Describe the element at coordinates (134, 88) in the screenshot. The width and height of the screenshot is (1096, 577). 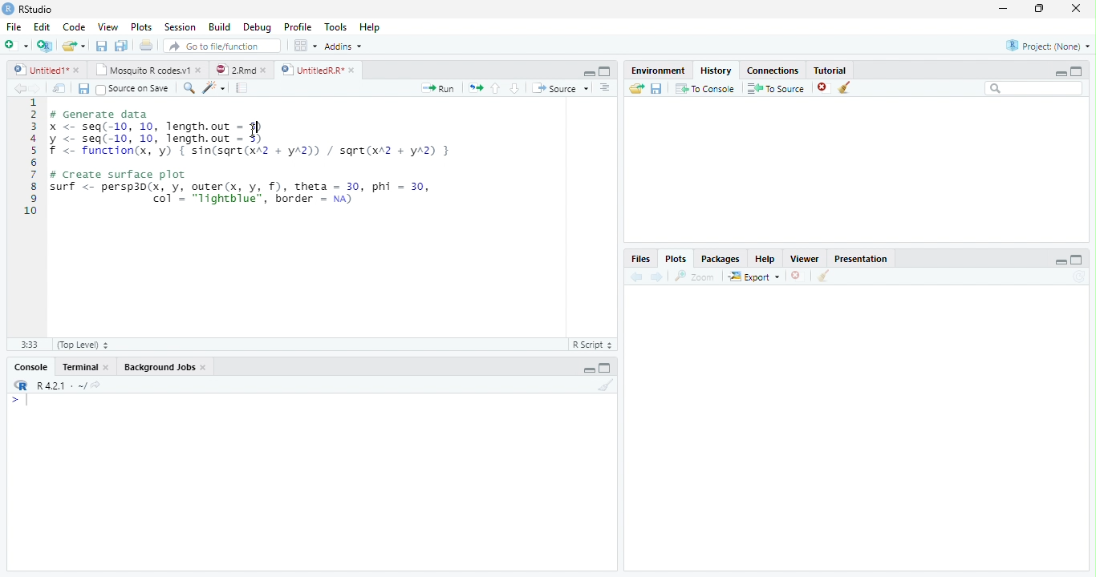
I see `Source on Save` at that location.